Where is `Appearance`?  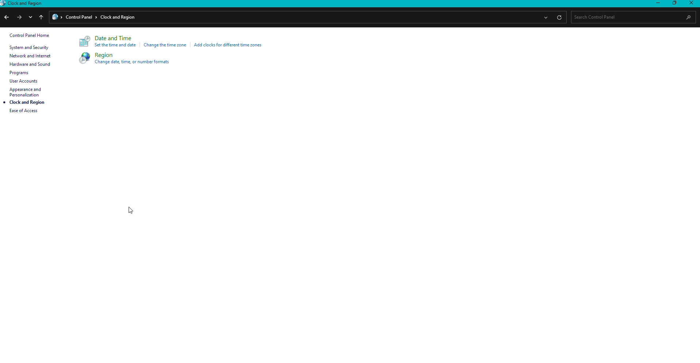 Appearance is located at coordinates (28, 92).